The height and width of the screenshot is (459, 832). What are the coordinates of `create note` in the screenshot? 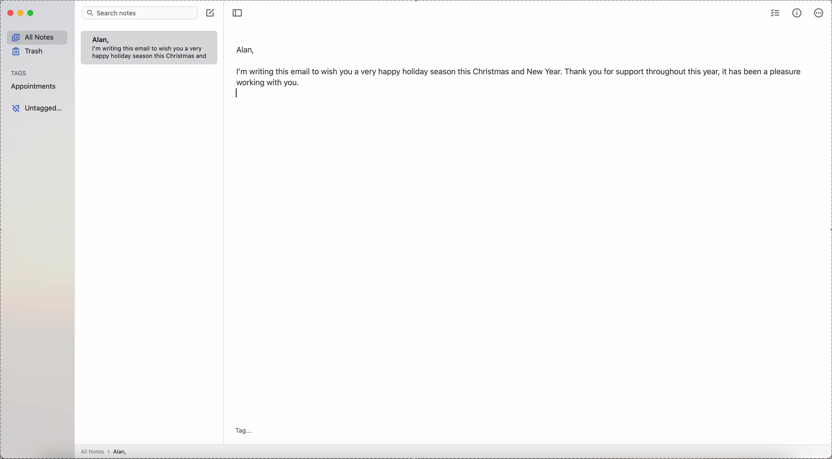 It's located at (211, 12).